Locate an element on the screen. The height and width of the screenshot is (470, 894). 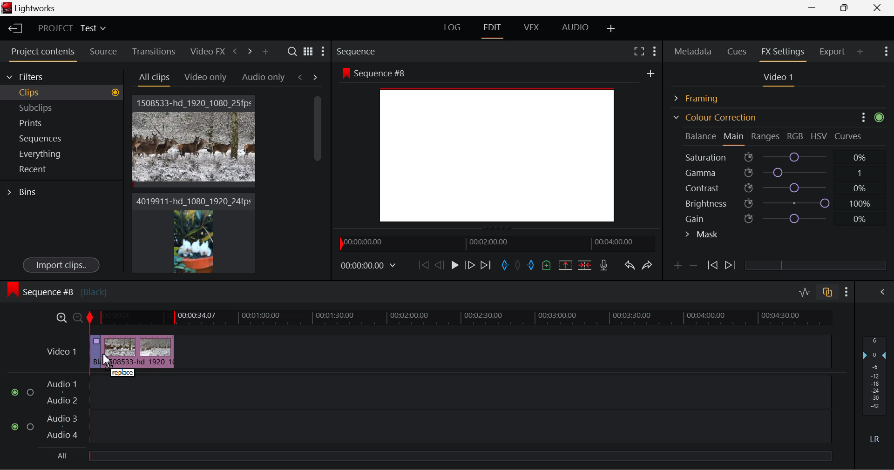
Timeline Zoom Out is located at coordinates (77, 317).